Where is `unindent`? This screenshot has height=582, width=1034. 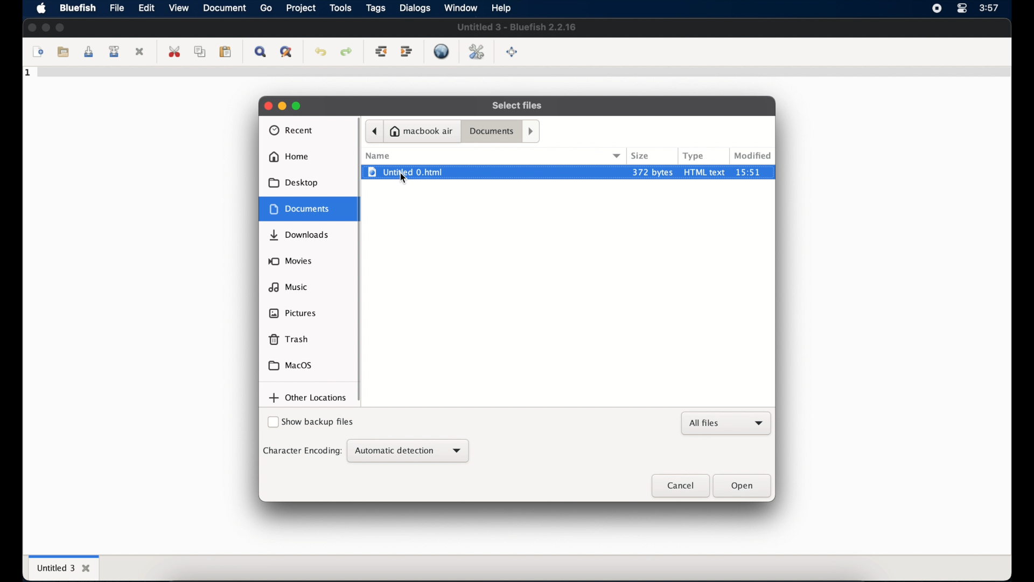
unindent is located at coordinates (381, 52).